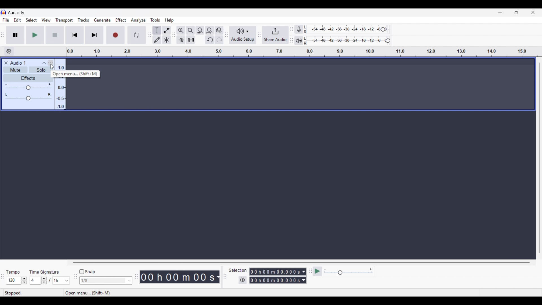 The image size is (542, 305). I want to click on Edit menu, so click(18, 20).